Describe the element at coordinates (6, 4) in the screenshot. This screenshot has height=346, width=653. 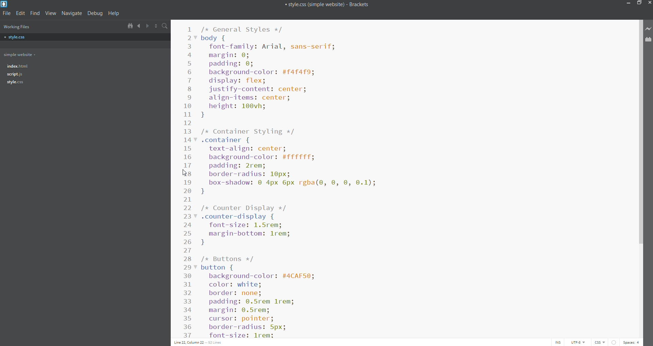
I see `brackets` at that location.